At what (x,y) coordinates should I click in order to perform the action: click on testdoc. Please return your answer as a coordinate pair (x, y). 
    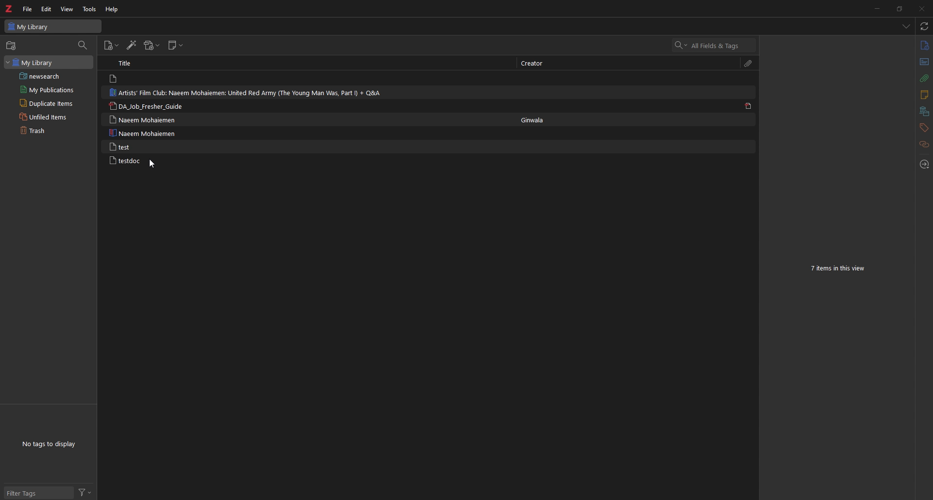
    Looking at the image, I should click on (145, 160).